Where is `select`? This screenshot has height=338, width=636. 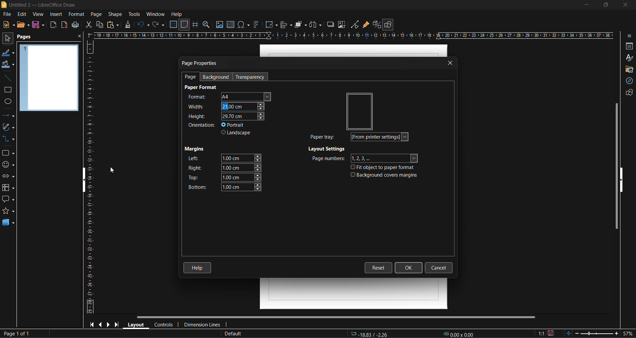 select is located at coordinates (8, 39).